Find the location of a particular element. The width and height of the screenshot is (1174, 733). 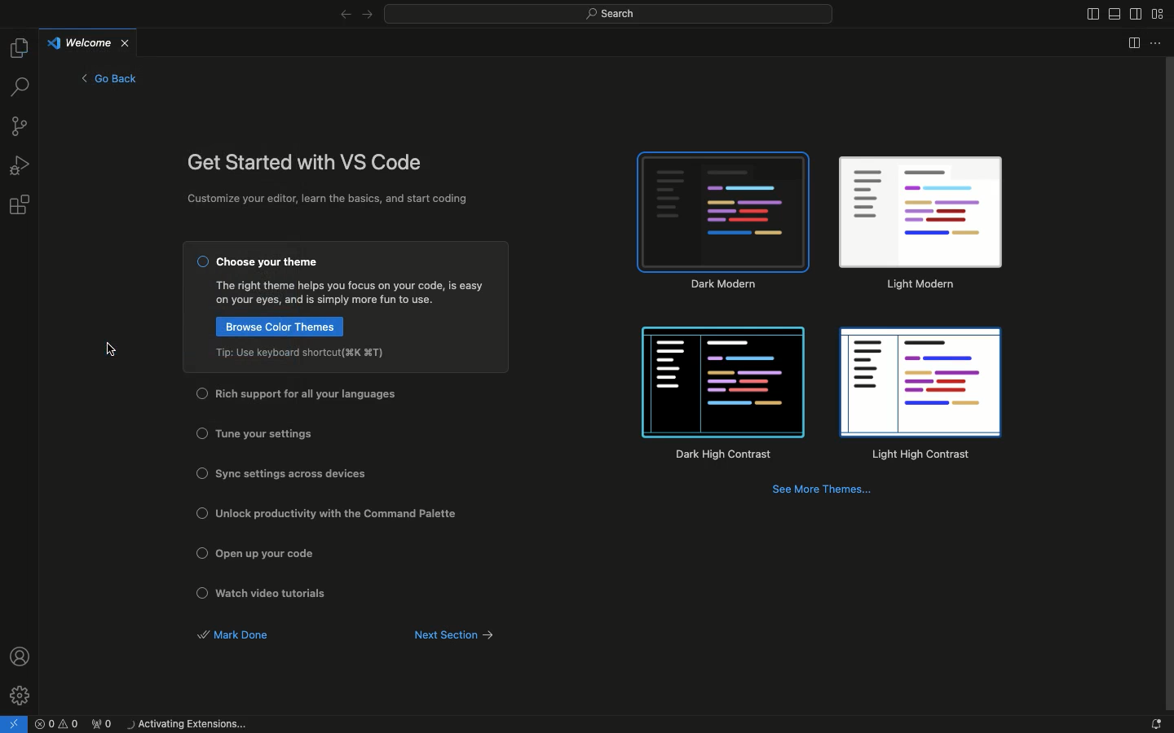

Tune your settings is located at coordinates (264, 434).